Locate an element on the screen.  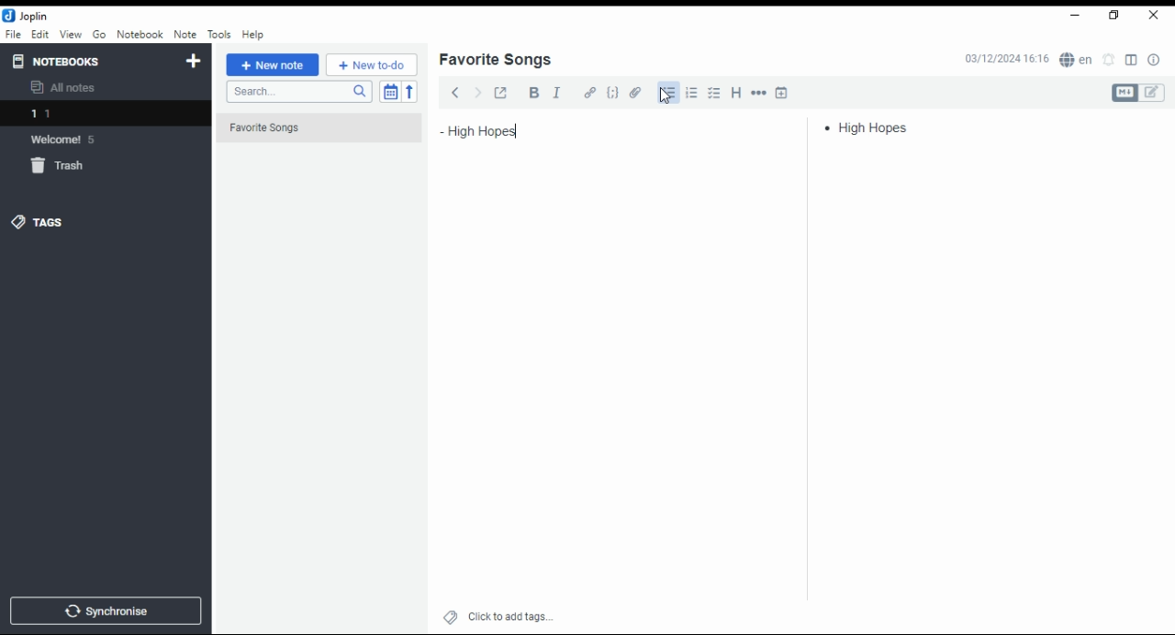
icon is located at coordinates (28, 16).